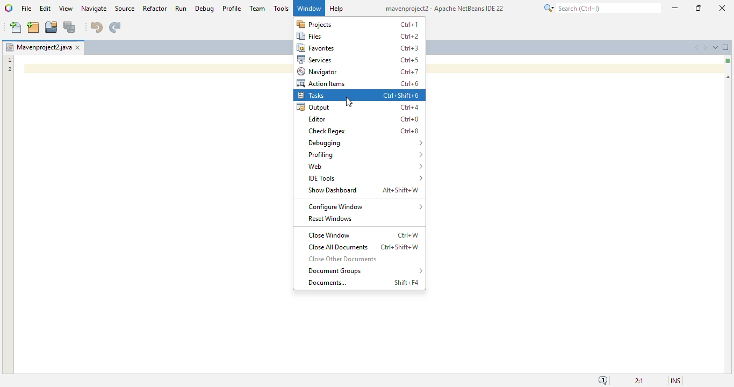 This screenshot has width=734, height=387. What do you see at coordinates (706, 48) in the screenshot?
I see `scroll documents right` at bounding box center [706, 48].